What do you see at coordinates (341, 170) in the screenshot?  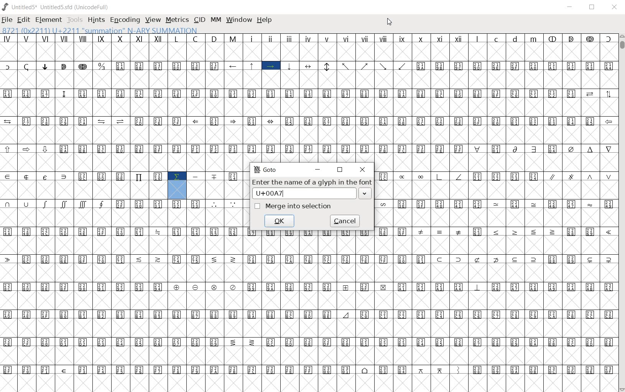 I see `restore` at bounding box center [341, 170].